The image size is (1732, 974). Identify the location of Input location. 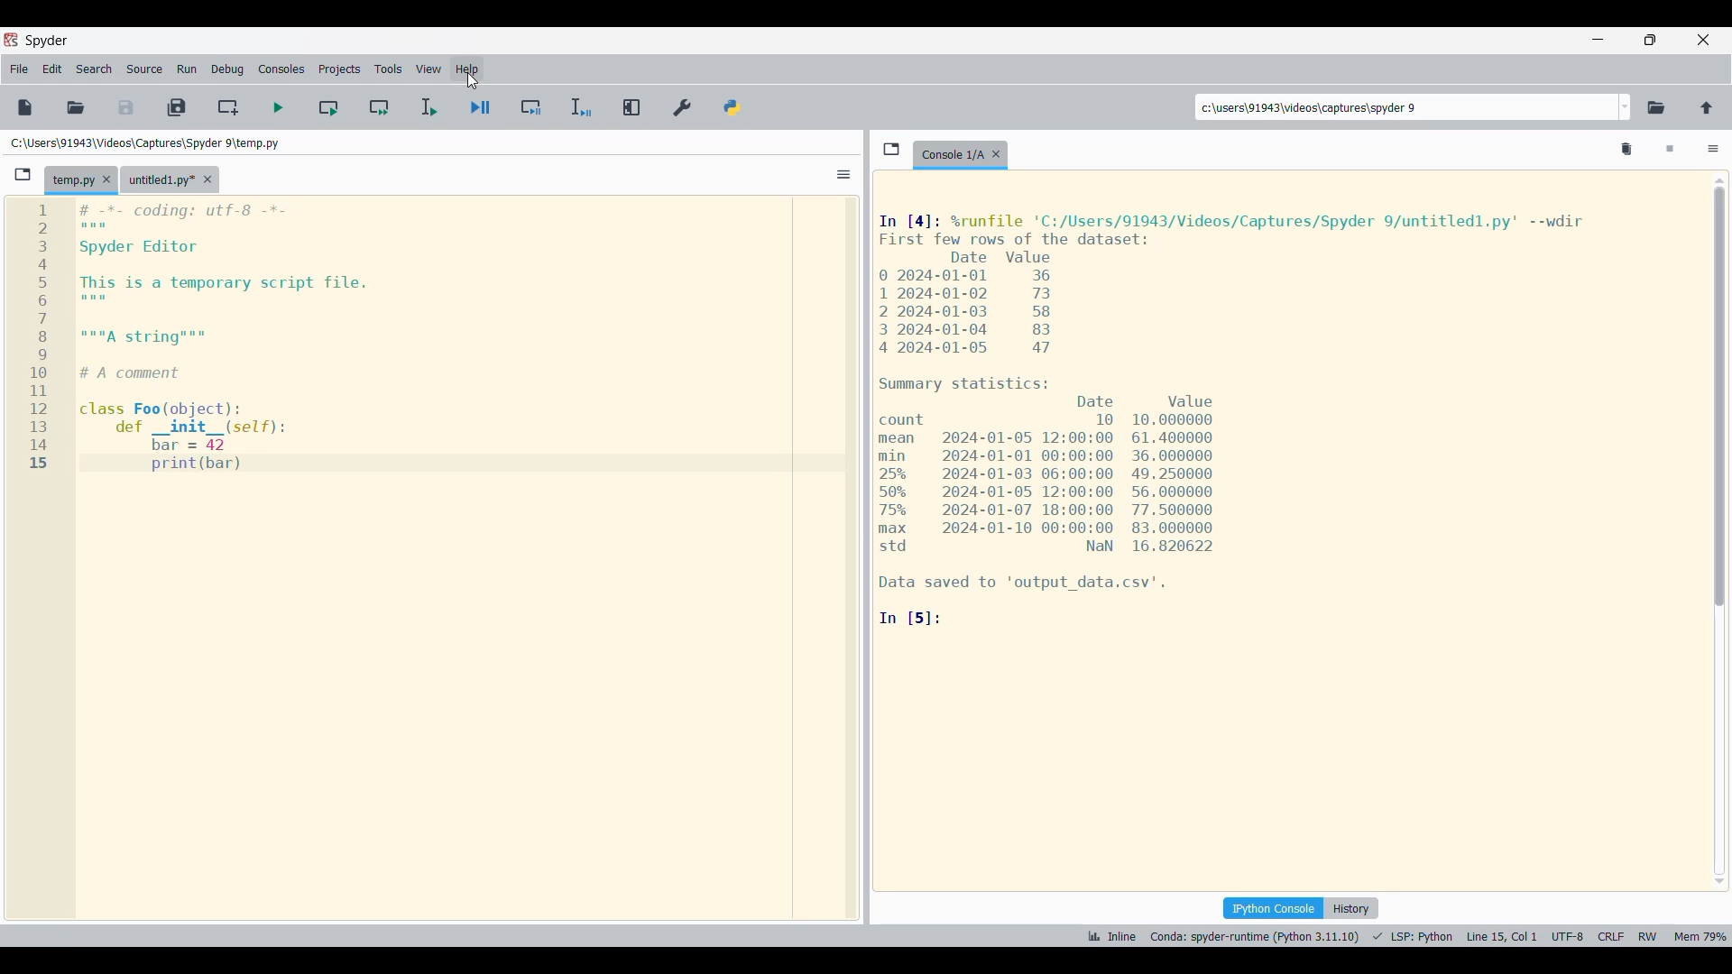
(1406, 107).